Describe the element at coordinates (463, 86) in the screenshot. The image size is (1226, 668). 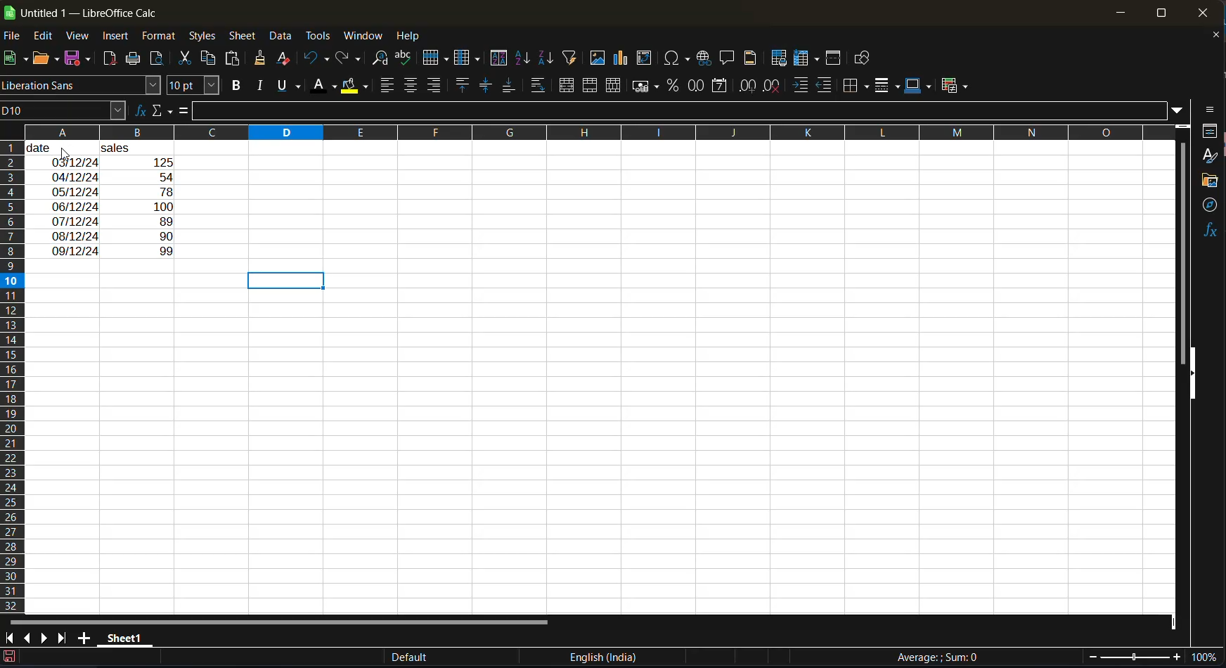
I see `align top` at that location.